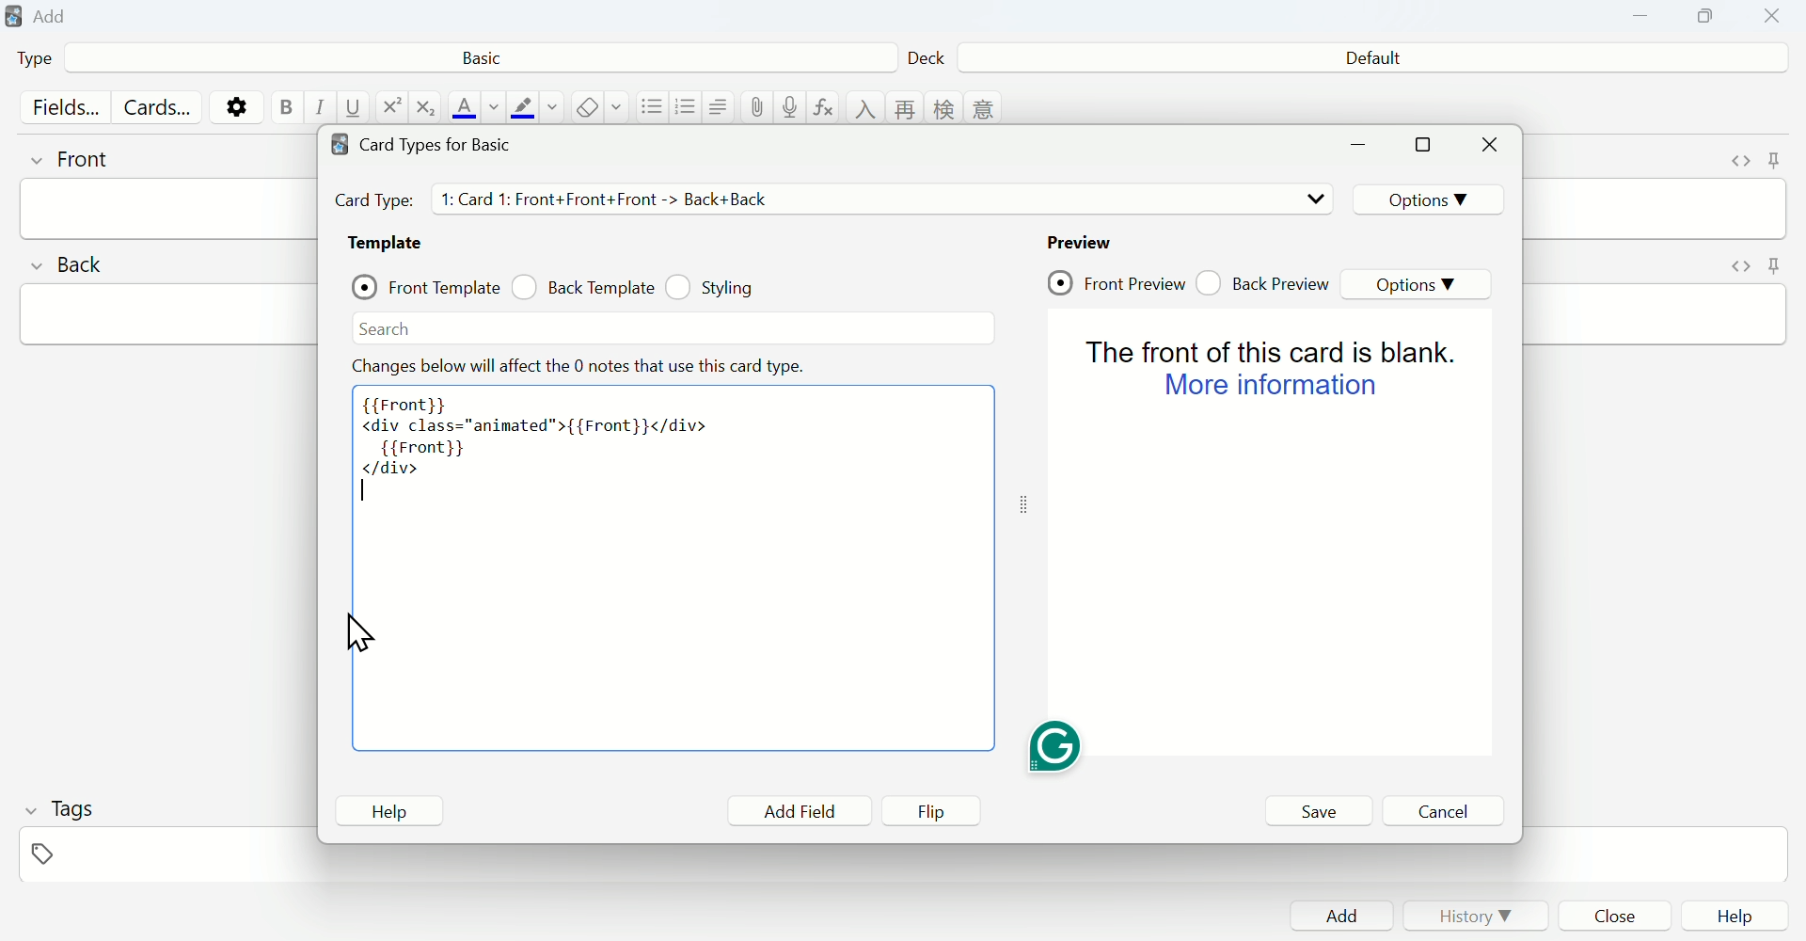 Image resolution: width=1806 pixels, height=941 pixels. What do you see at coordinates (673, 327) in the screenshot?
I see `Search bar` at bounding box center [673, 327].